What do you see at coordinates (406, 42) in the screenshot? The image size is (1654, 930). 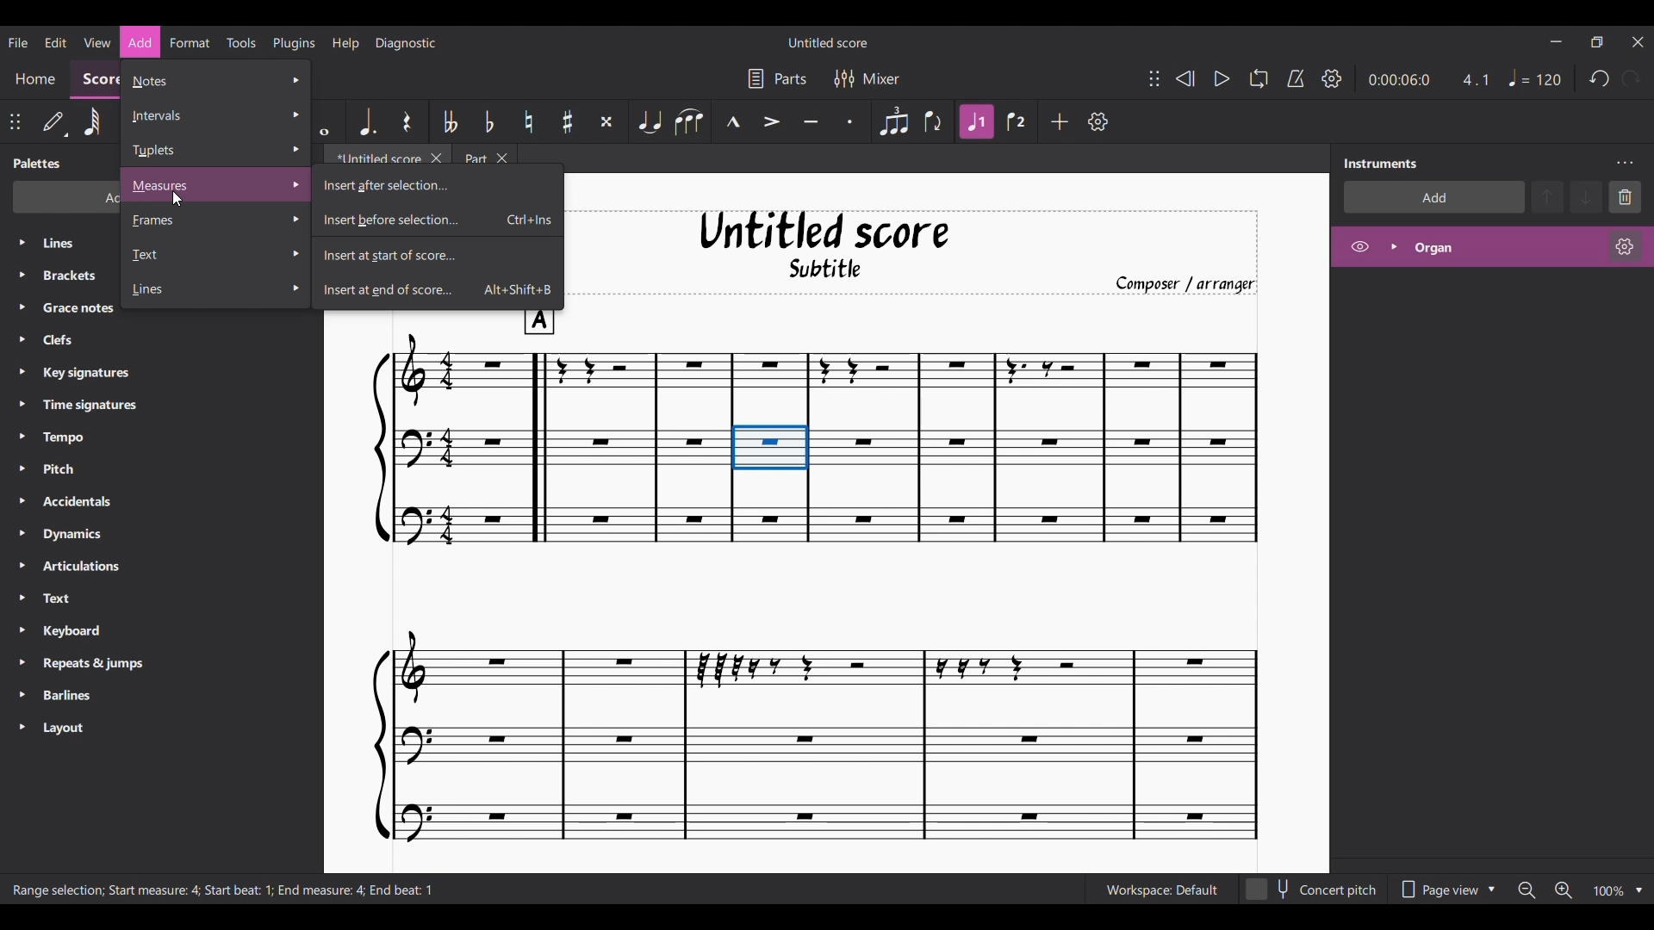 I see `Diagnostic menu` at bounding box center [406, 42].